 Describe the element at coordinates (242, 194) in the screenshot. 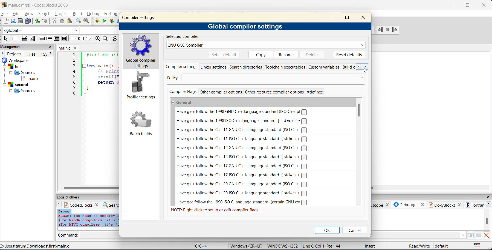

I see `Have g++ follow the C++20 ISO C++ language standard [-std=c++` at that location.